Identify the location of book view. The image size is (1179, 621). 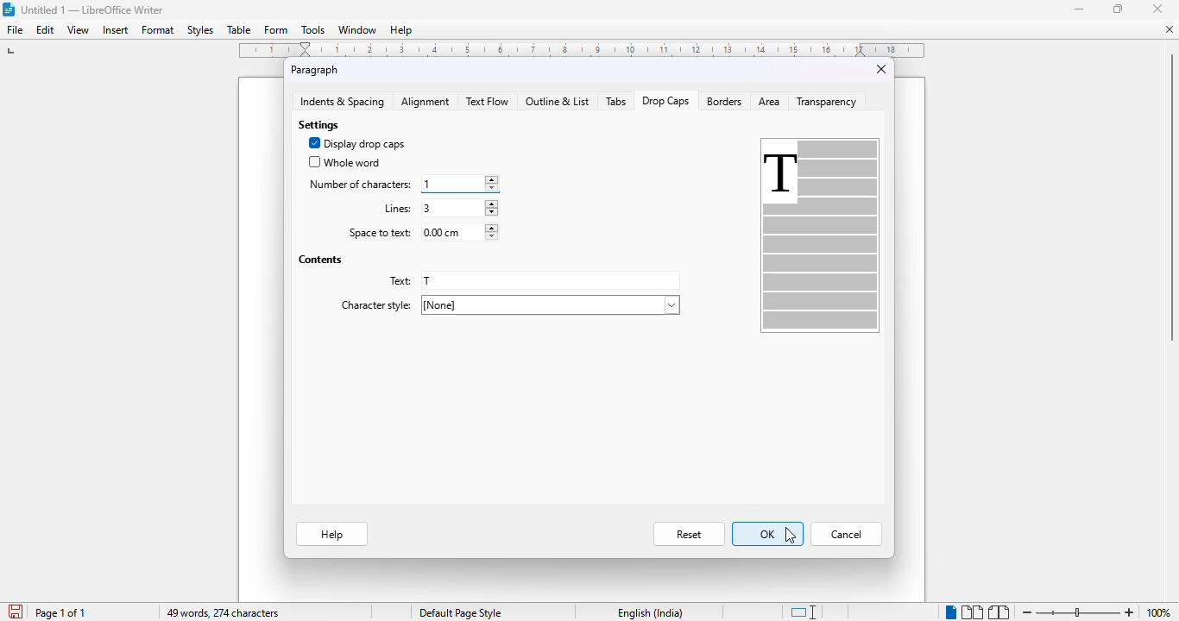
(999, 612).